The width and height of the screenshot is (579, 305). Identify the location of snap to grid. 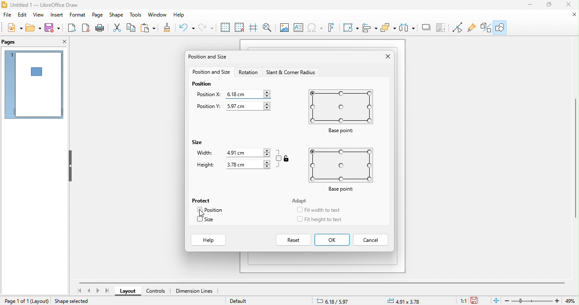
(241, 28).